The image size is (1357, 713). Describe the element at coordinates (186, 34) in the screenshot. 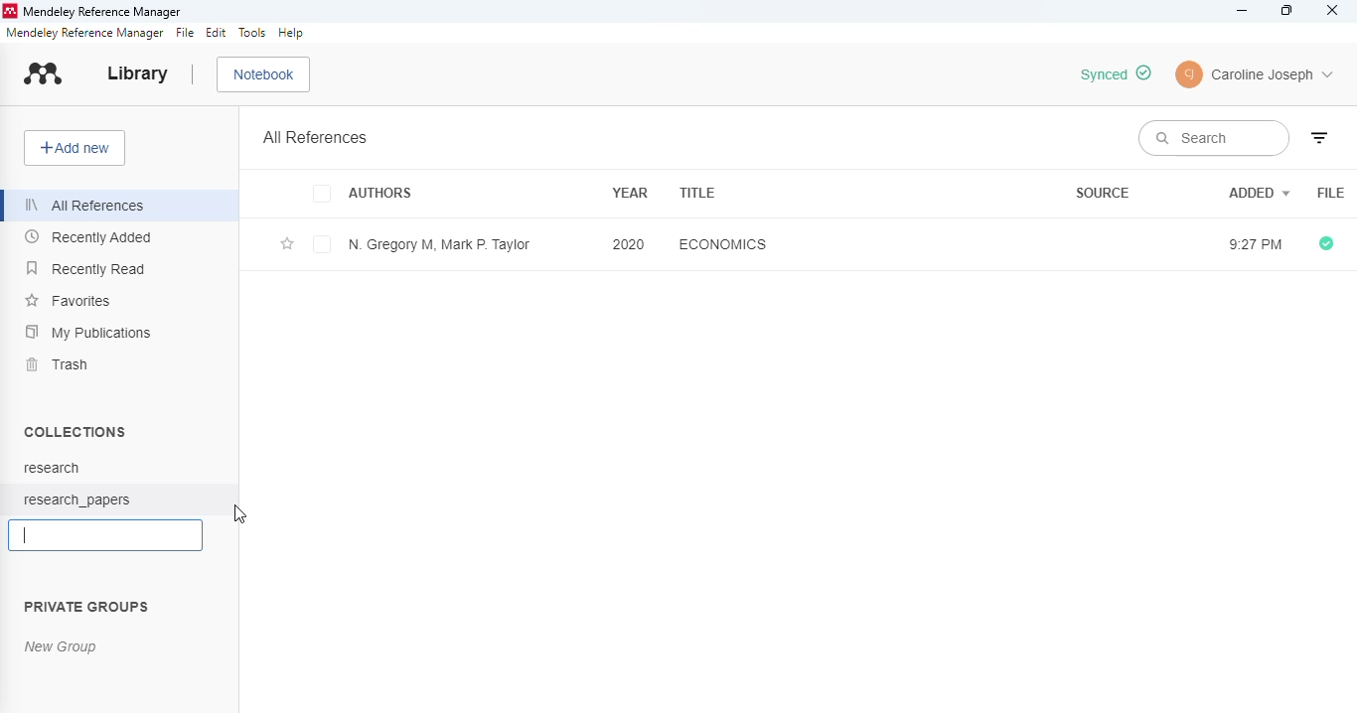

I see `file` at that location.